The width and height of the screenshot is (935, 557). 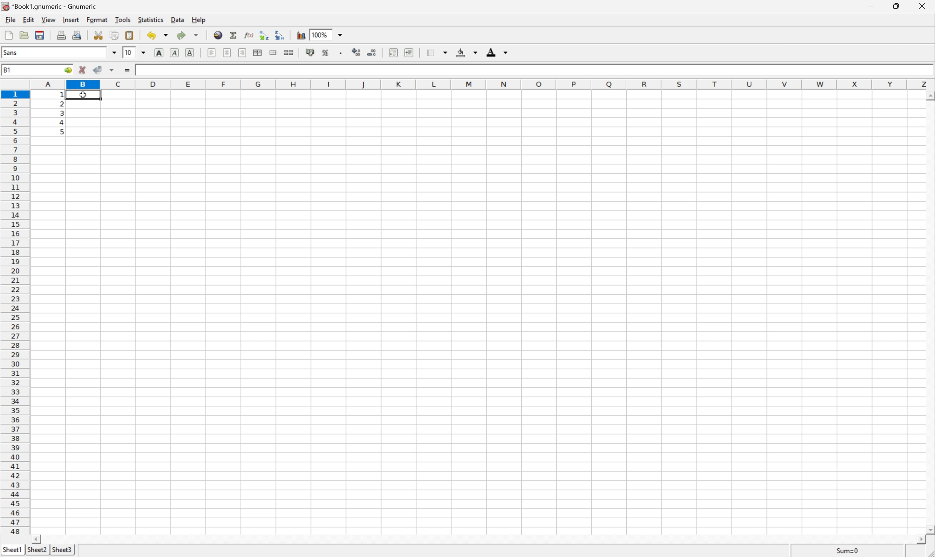 I want to click on , so click(x=250, y=72).